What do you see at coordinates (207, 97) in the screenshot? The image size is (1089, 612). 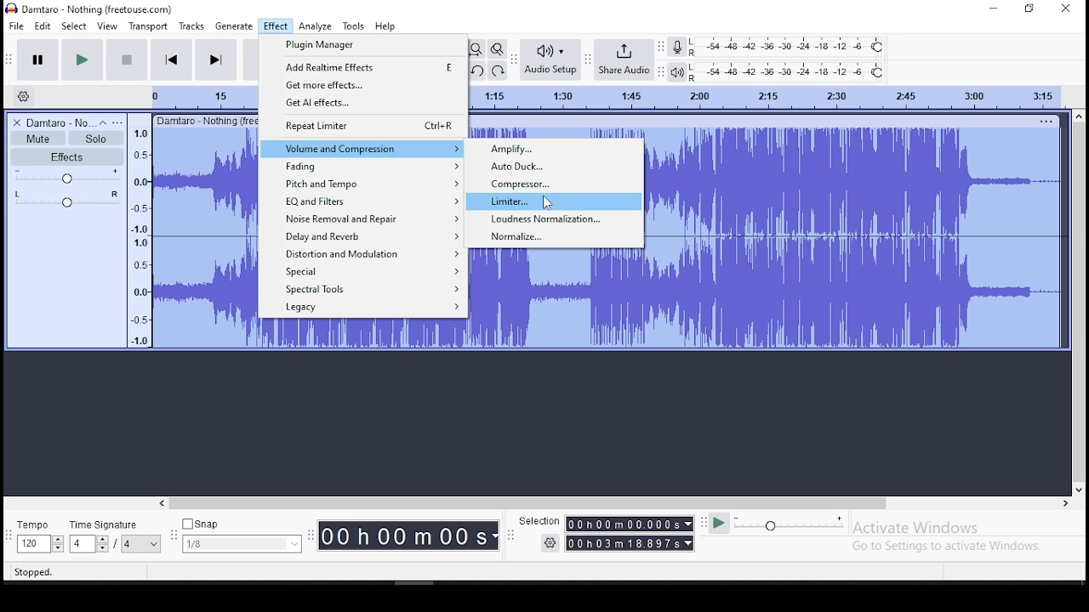 I see `track time` at bounding box center [207, 97].